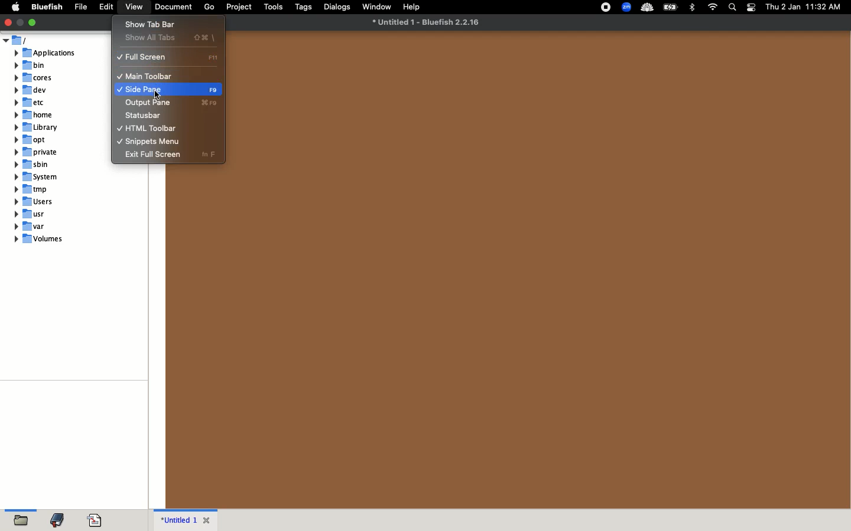  What do you see at coordinates (33, 202) in the screenshot?
I see `users` at bounding box center [33, 202].